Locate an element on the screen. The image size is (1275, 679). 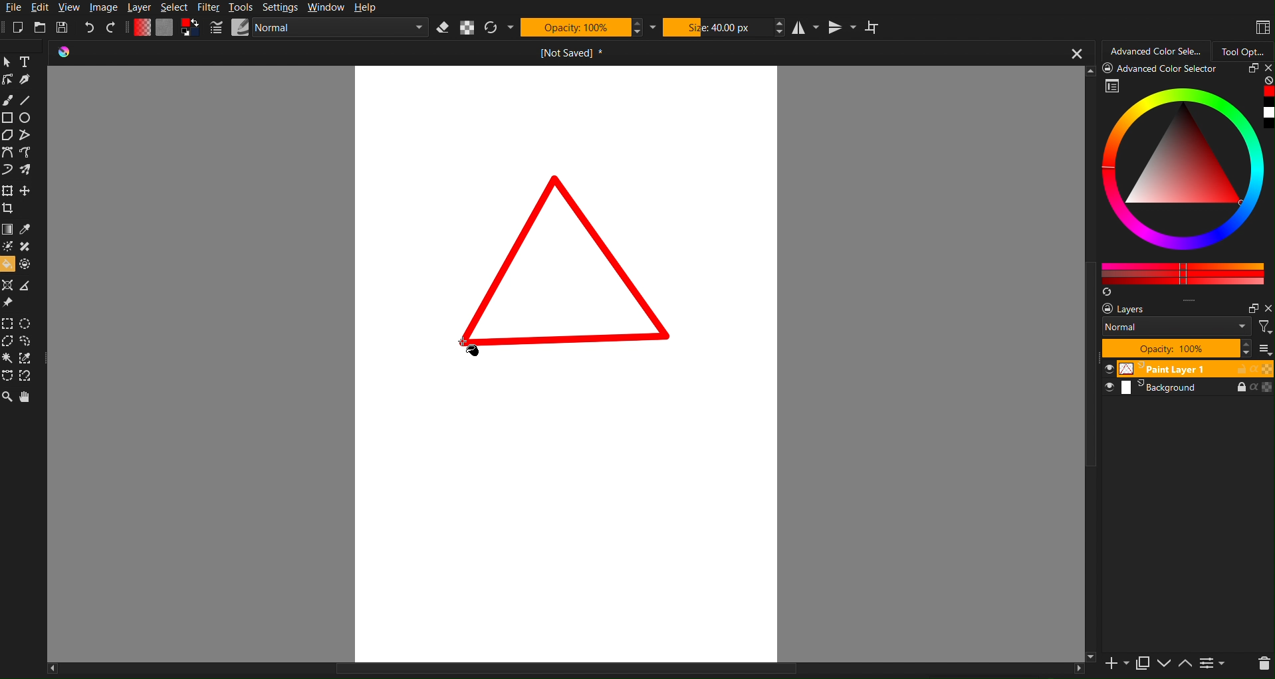
bezier Curve Tools is located at coordinates (8, 153).